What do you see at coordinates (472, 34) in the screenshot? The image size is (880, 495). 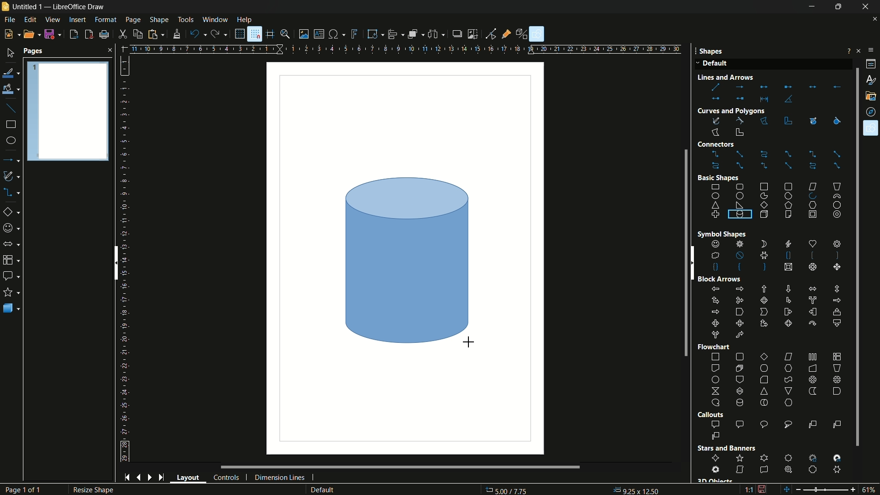 I see `crop` at bounding box center [472, 34].